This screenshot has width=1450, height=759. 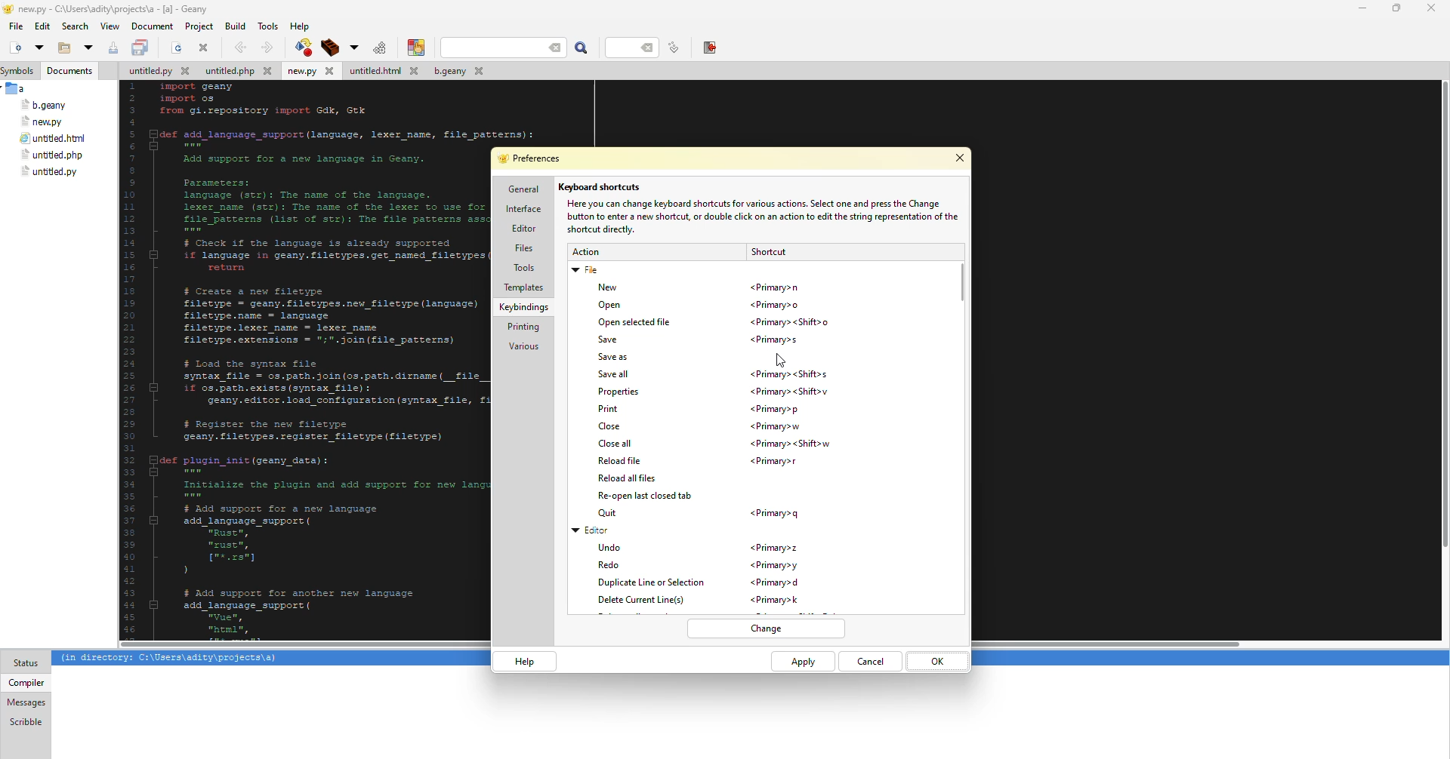 I want to click on info, so click(x=759, y=217).